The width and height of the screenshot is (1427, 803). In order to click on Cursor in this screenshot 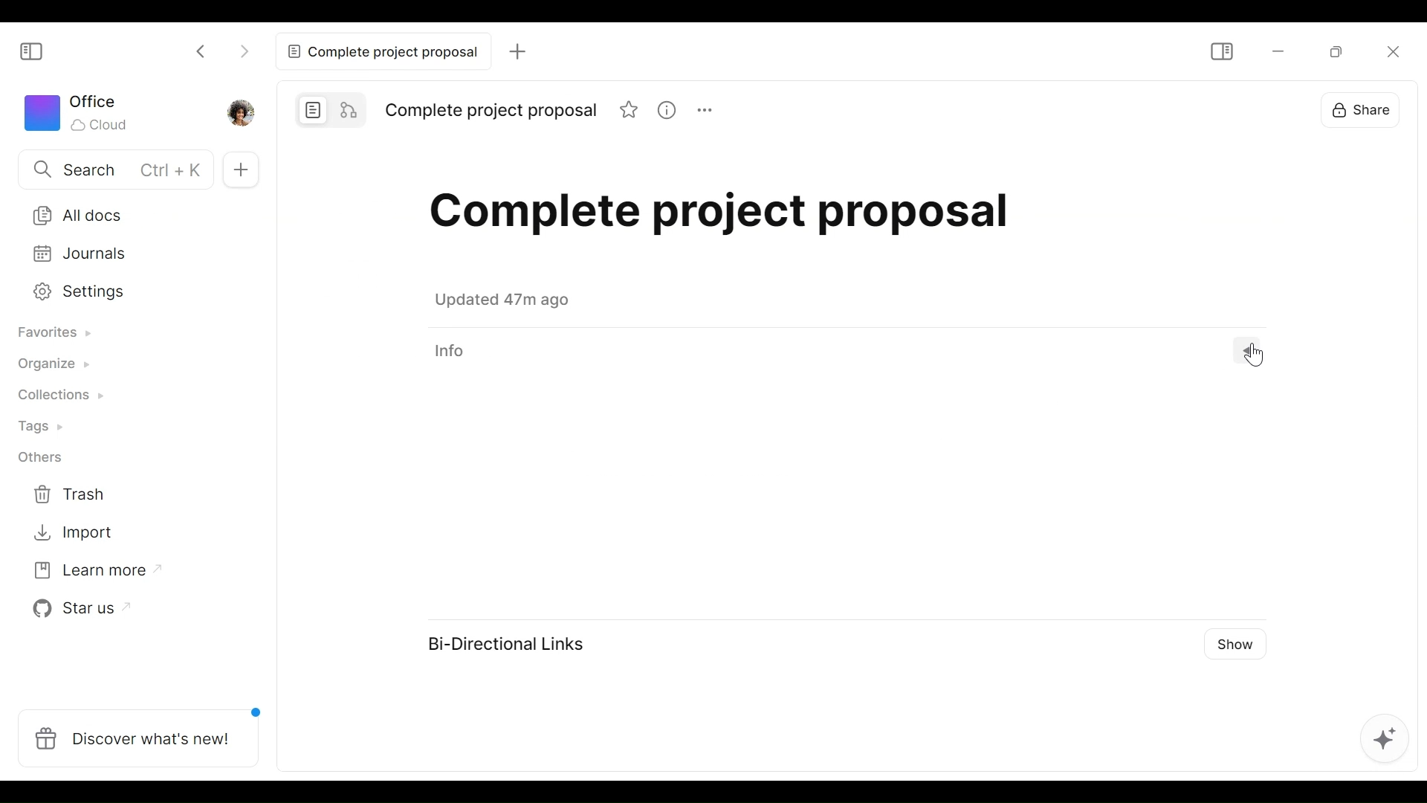, I will do `click(1257, 358)`.